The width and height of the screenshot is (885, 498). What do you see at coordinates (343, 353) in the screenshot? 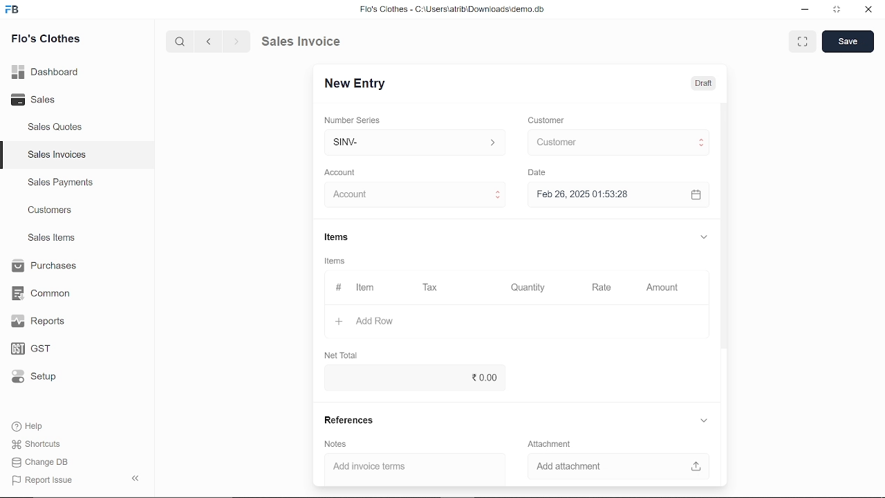
I see `Net Total` at bounding box center [343, 353].